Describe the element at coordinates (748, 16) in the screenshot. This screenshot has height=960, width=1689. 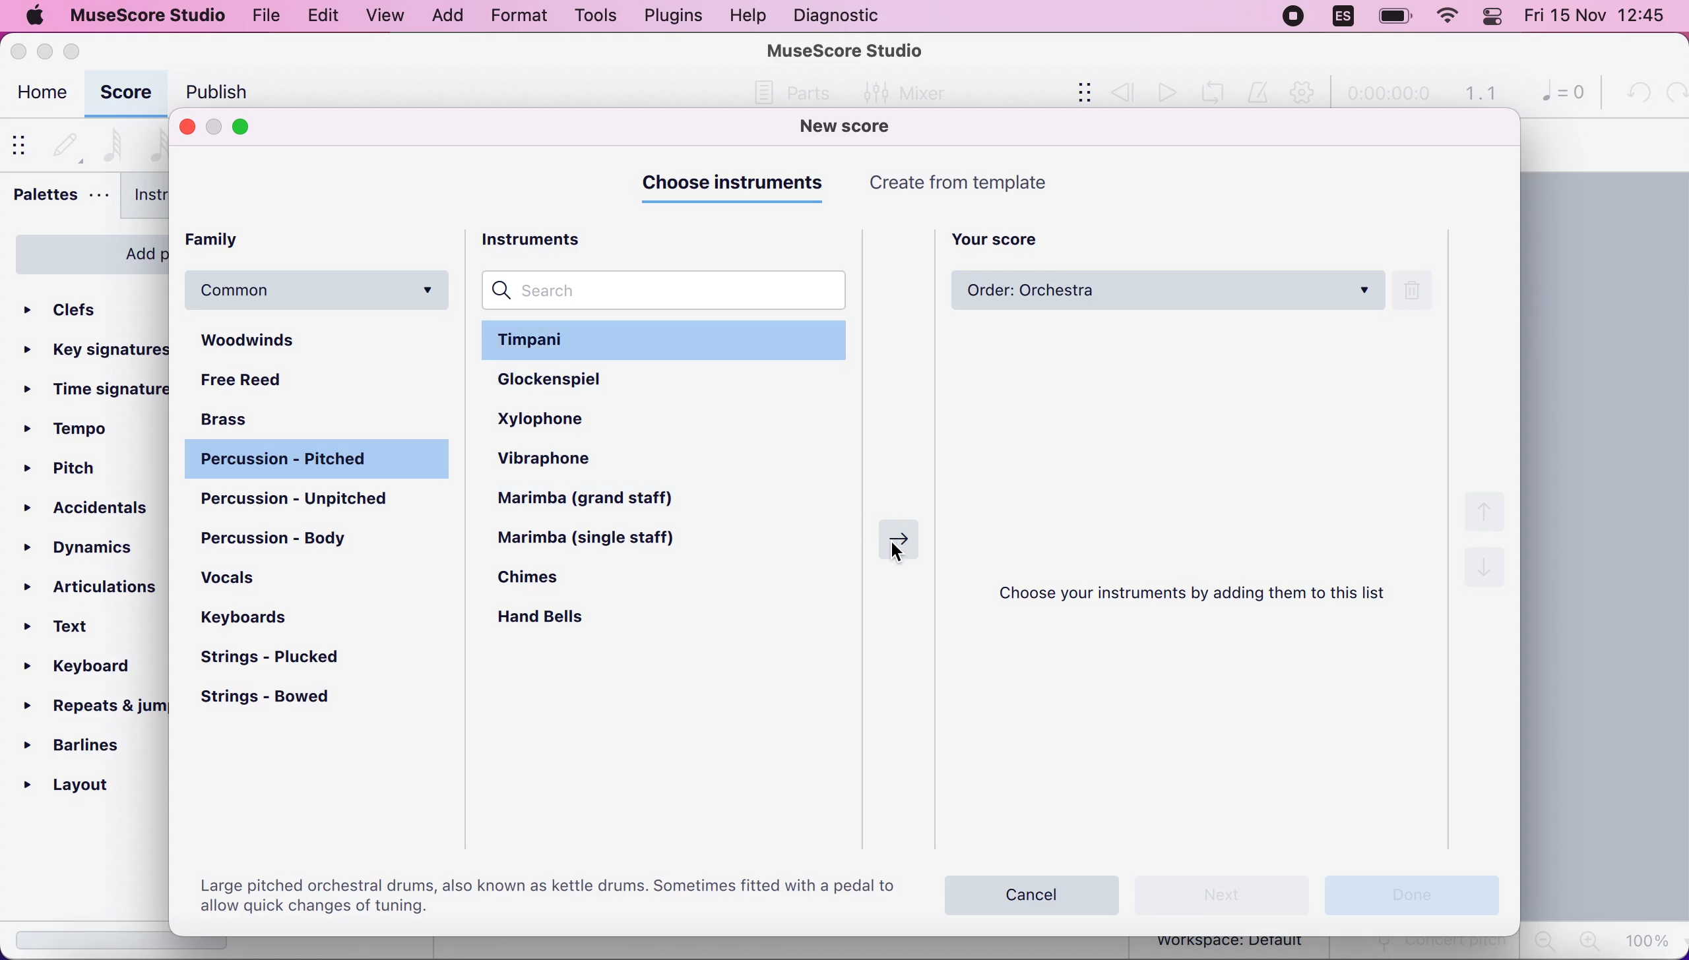
I see `help` at that location.